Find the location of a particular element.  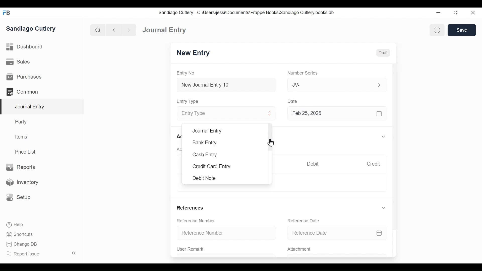

Close is located at coordinates (472, 13).